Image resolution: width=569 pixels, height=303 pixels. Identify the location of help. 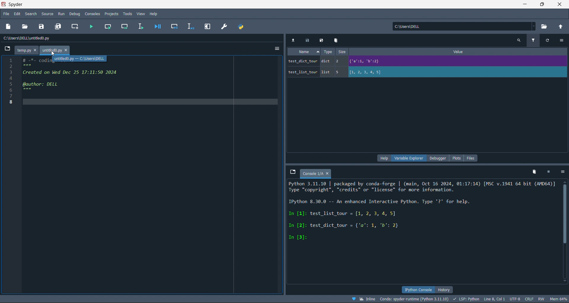
(153, 13).